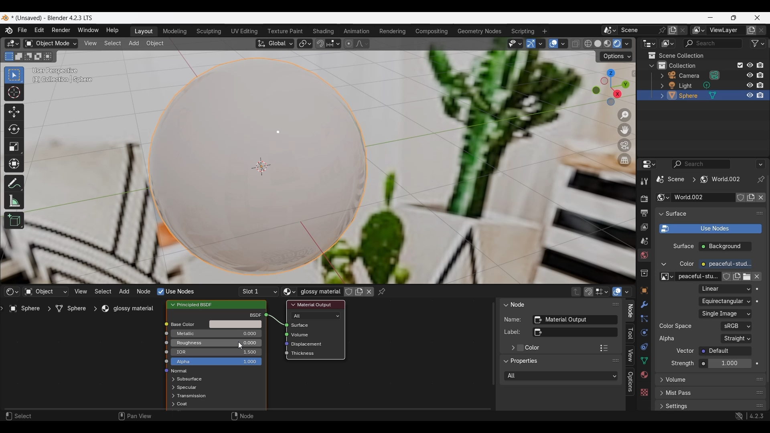  What do you see at coordinates (46, 291) in the screenshot?
I see `Type of data to take shader from` at bounding box center [46, 291].